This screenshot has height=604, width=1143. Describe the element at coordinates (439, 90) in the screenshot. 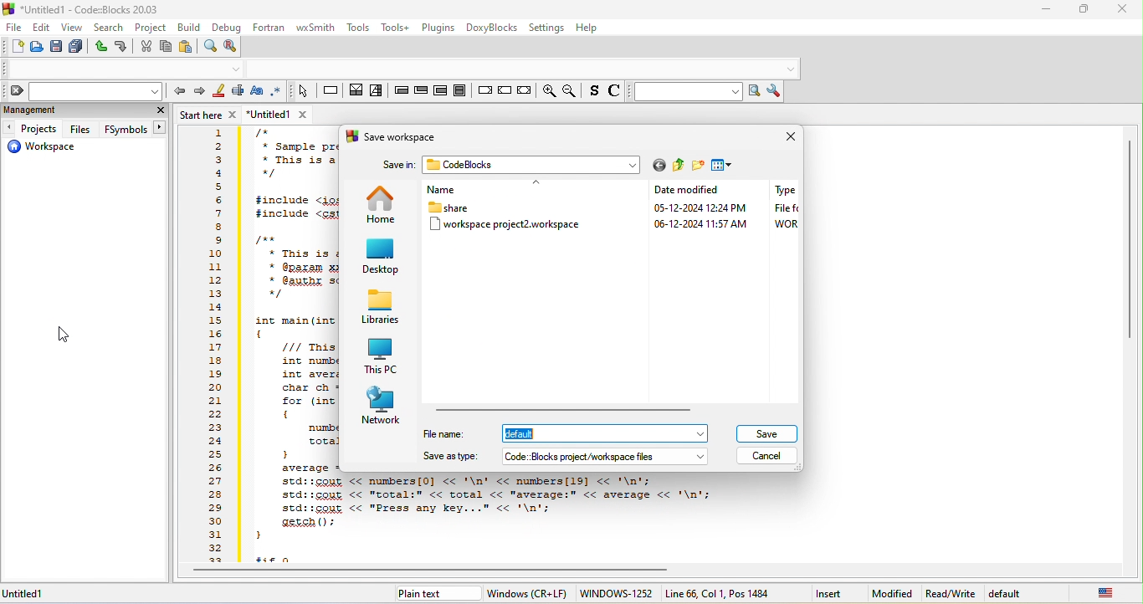

I see `counting loop` at that location.